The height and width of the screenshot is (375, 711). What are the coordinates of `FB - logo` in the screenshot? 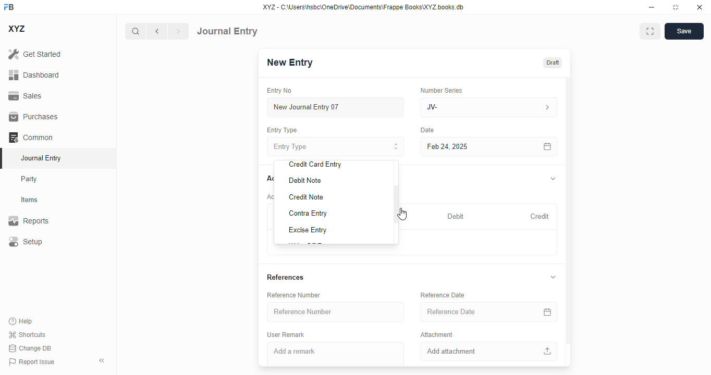 It's located at (9, 7).